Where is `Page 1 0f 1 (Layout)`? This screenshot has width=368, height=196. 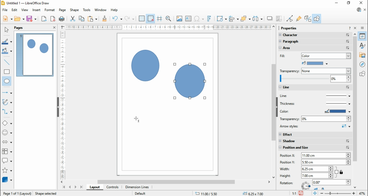
Page 1 0f 1 (Layout) is located at coordinates (17, 193).